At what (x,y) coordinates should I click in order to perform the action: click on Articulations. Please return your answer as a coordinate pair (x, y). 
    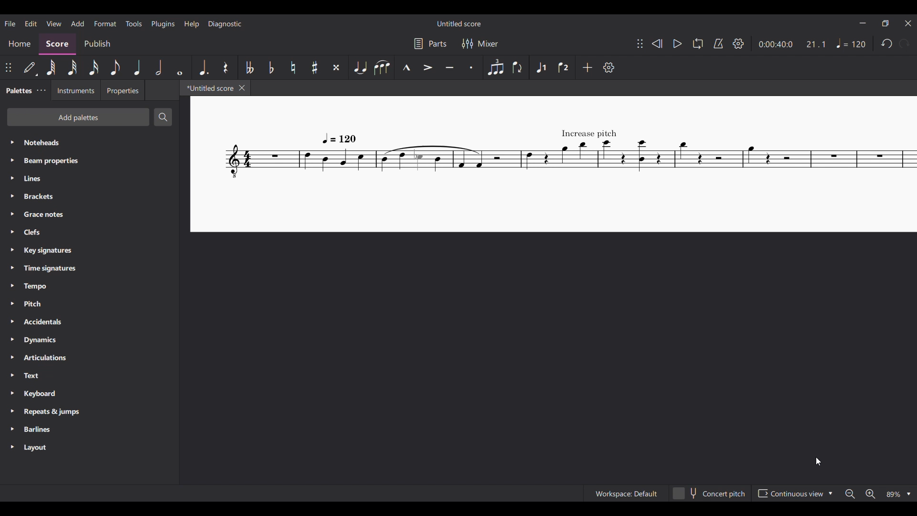
    Looking at the image, I should click on (89, 357).